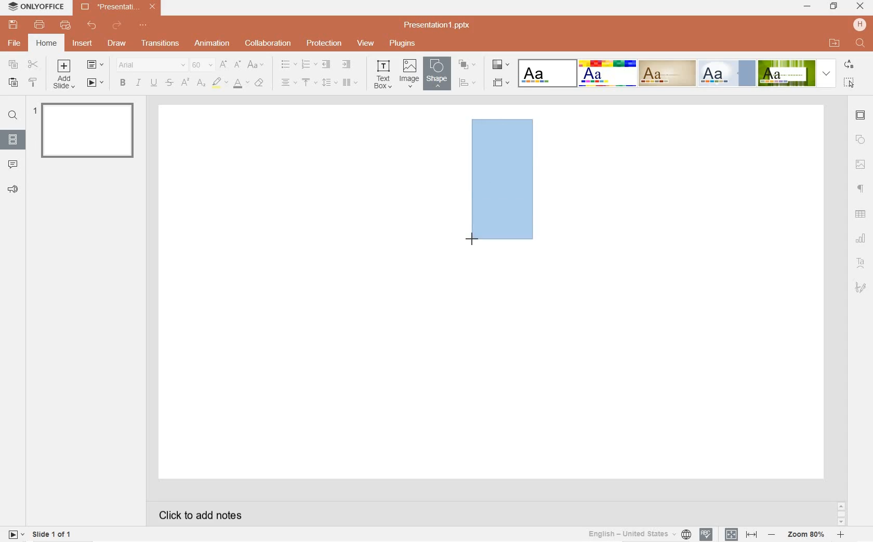 The image size is (873, 542). What do you see at coordinates (474, 238) in the screenshot?
I see `cursor` at bounding box center [474, 238].